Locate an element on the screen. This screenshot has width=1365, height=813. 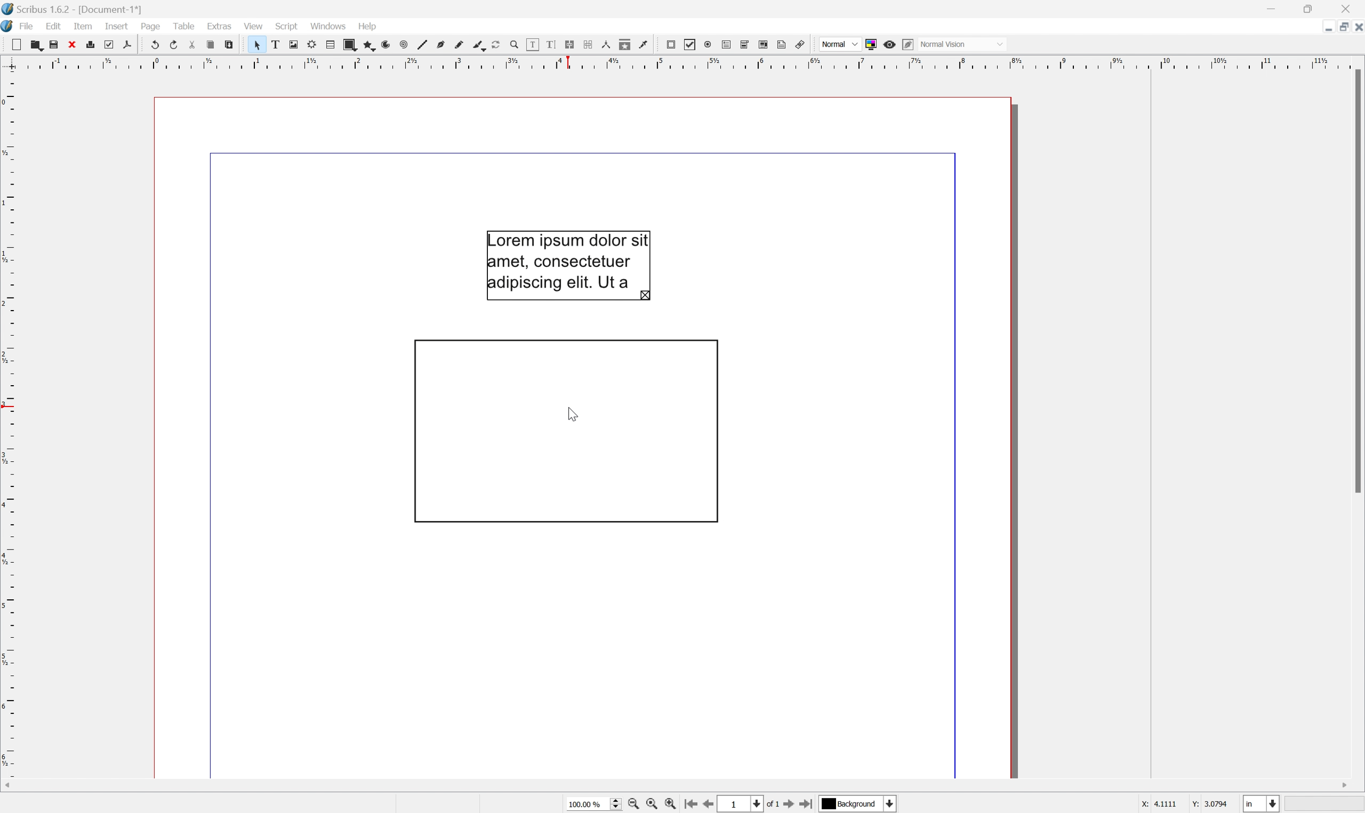
PDF list box is located at coordinates (764, 44).